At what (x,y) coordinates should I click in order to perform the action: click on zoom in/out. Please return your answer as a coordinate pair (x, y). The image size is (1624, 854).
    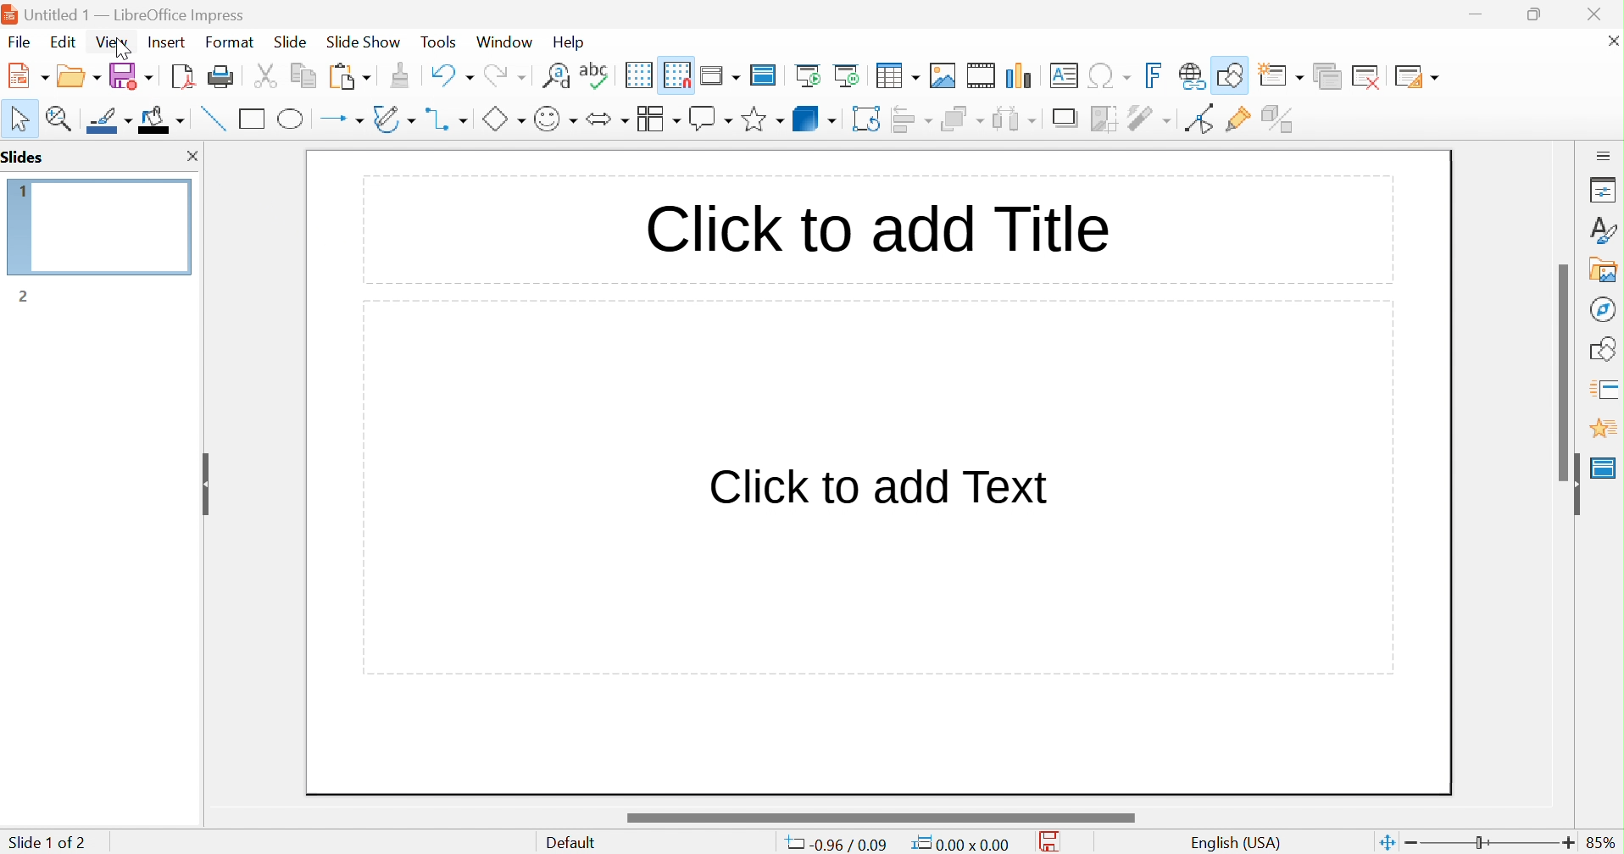
    Looking at the image, I should click on (1490, 843).